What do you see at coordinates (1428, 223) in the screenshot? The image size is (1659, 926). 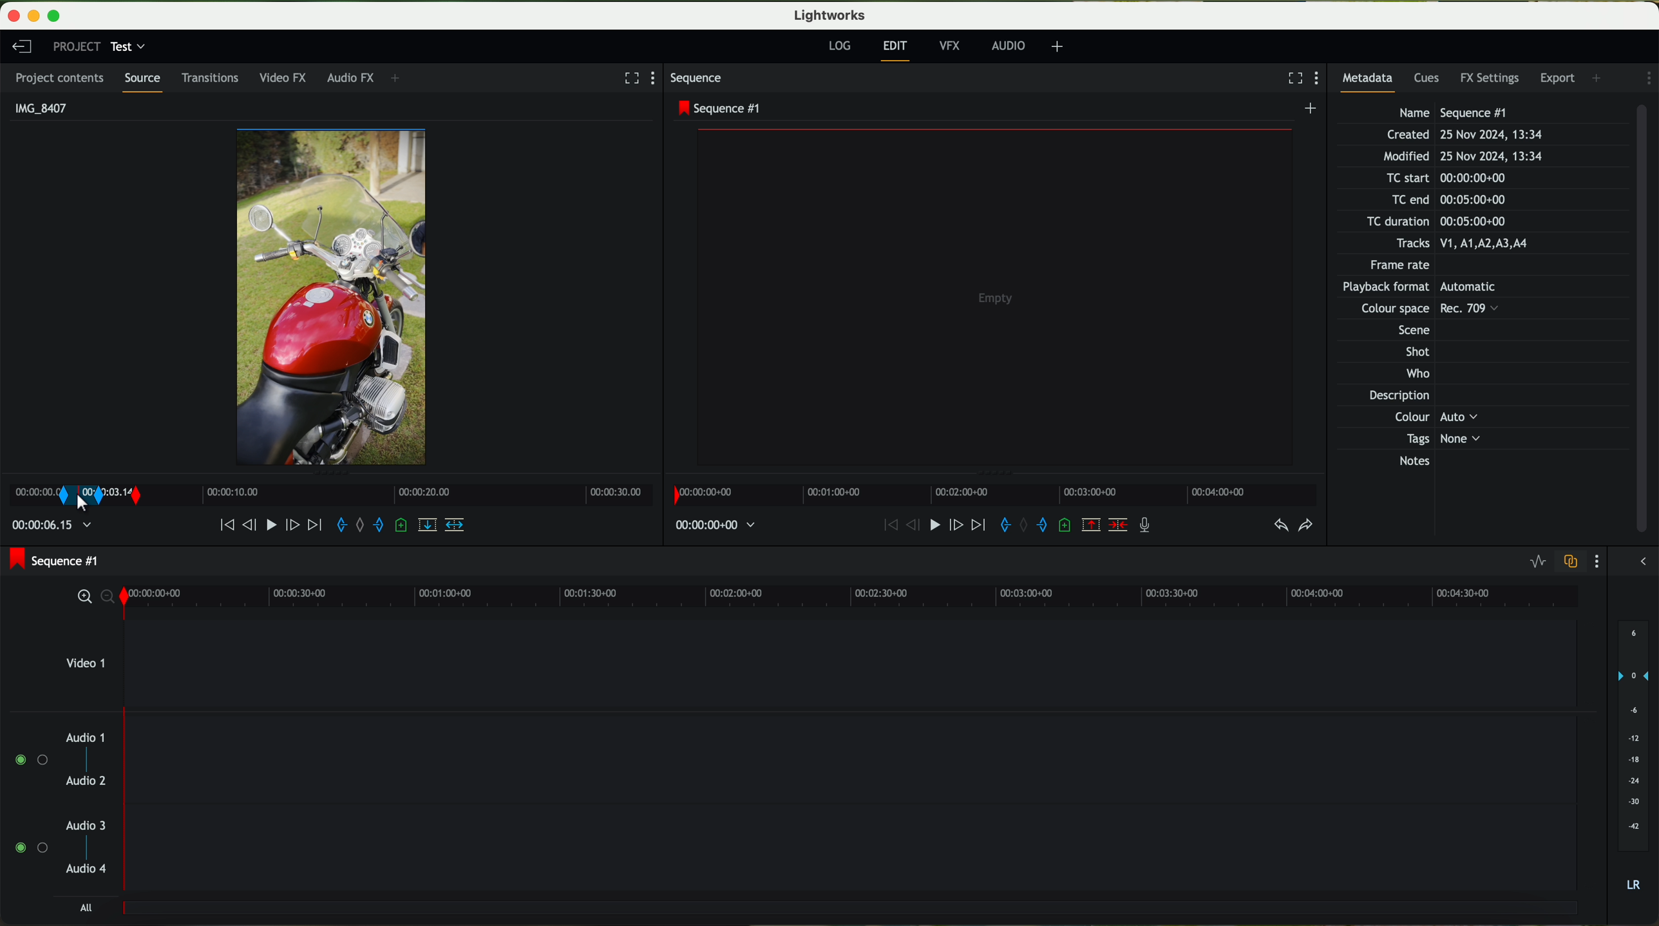 I see `TC duration` at bounding box center [1428, 223].